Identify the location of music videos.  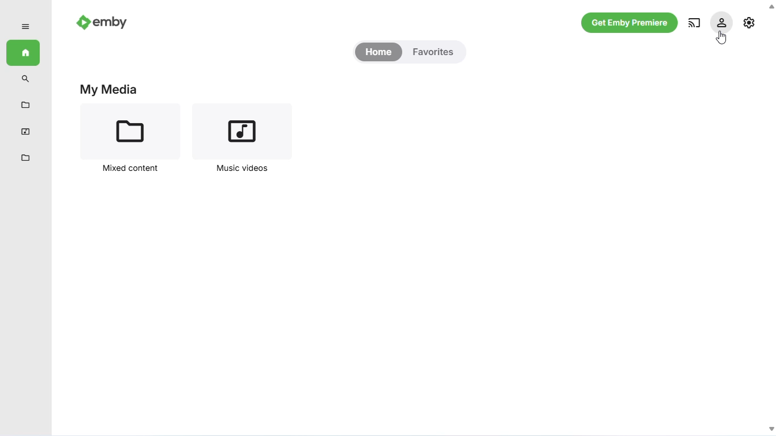
(26, 131).